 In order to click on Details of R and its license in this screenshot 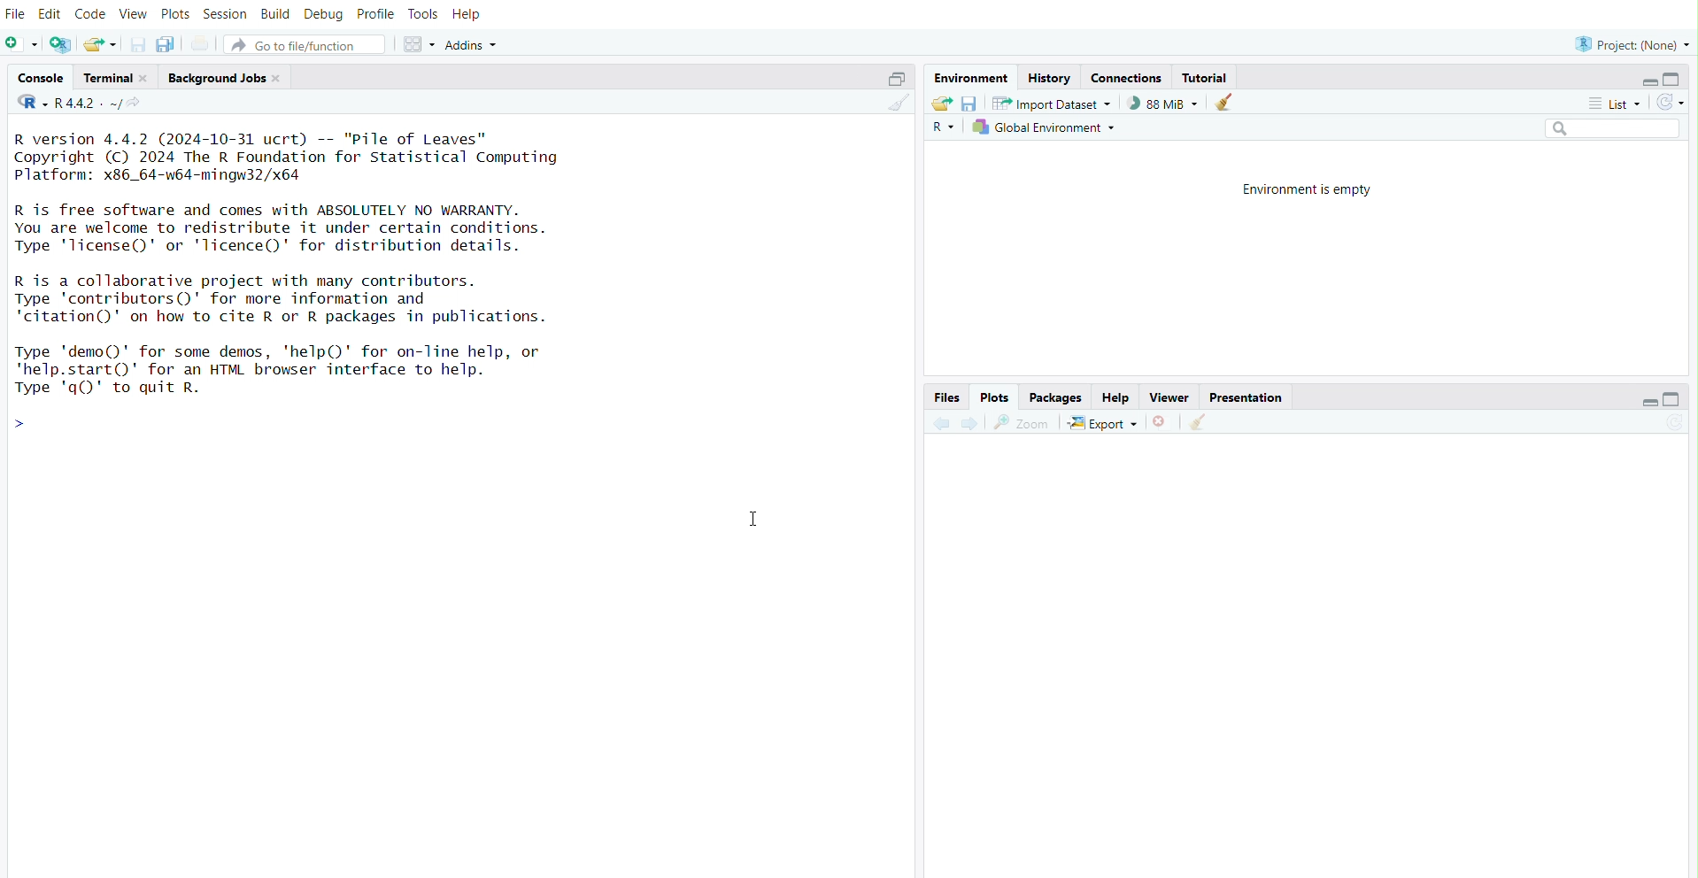, I will do `click(324, 227)`.